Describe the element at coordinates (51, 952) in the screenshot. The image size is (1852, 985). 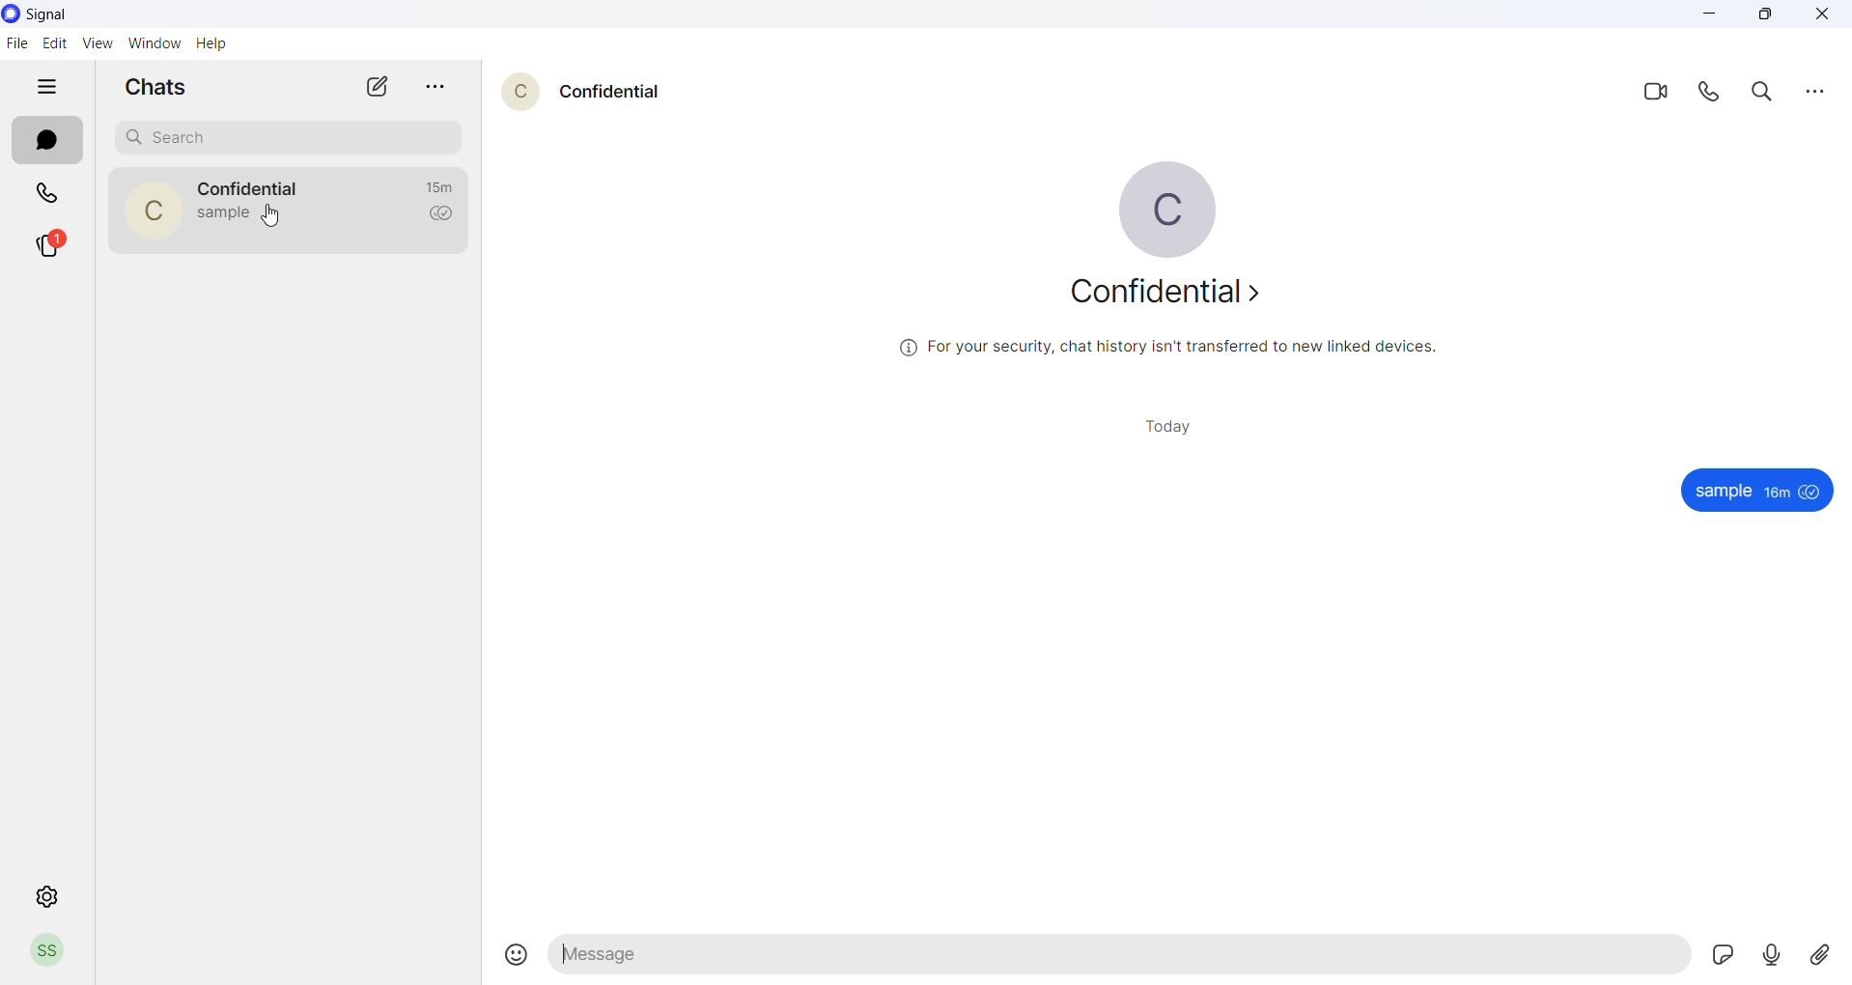
I see `profile` at that location.